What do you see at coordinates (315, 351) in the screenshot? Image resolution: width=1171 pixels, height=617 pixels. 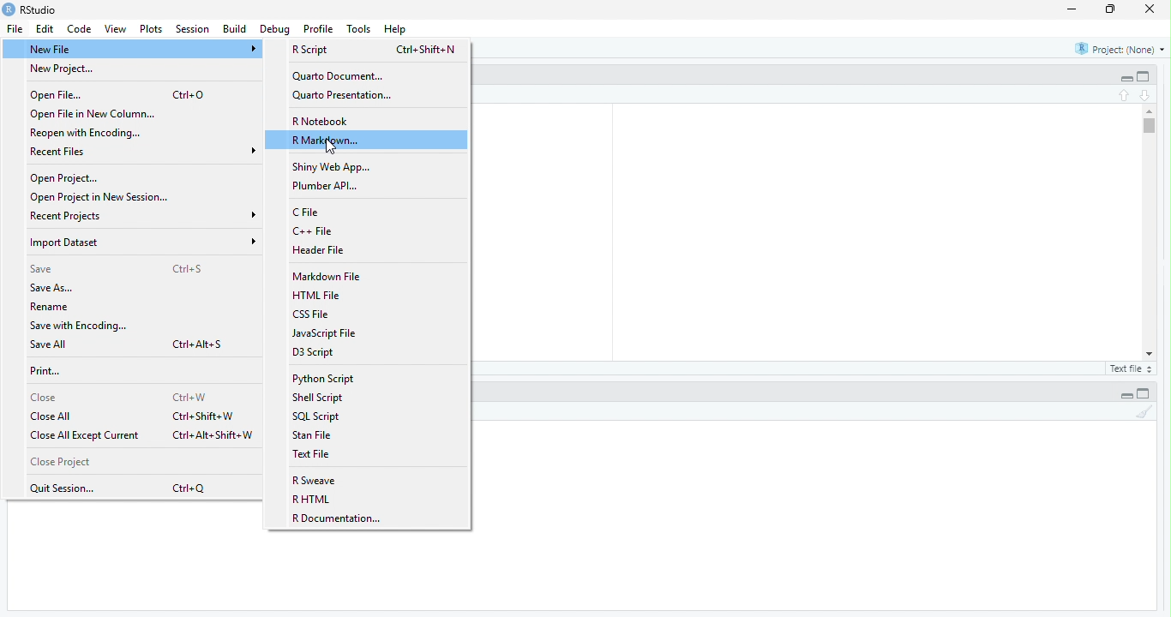 I see `D3 Script` at bounding box center [315, 351].